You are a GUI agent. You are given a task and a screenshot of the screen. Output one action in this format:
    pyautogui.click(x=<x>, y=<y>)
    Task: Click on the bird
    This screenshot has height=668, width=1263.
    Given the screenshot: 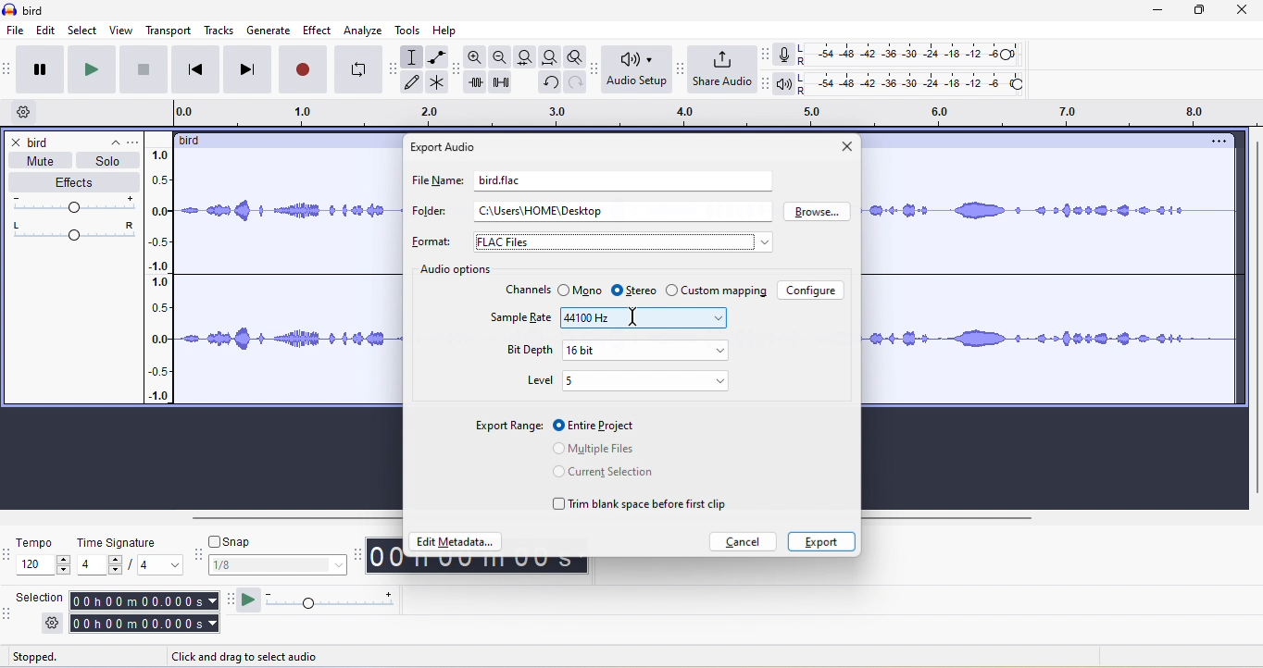 What is the action you would take?
    pyautogui.click(x=42, y=143)
    